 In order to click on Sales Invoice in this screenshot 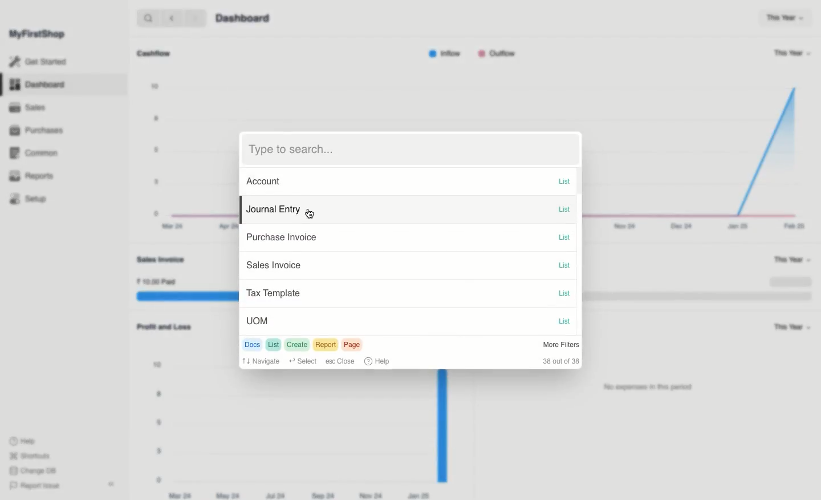, I will do `click(273, 265)`.